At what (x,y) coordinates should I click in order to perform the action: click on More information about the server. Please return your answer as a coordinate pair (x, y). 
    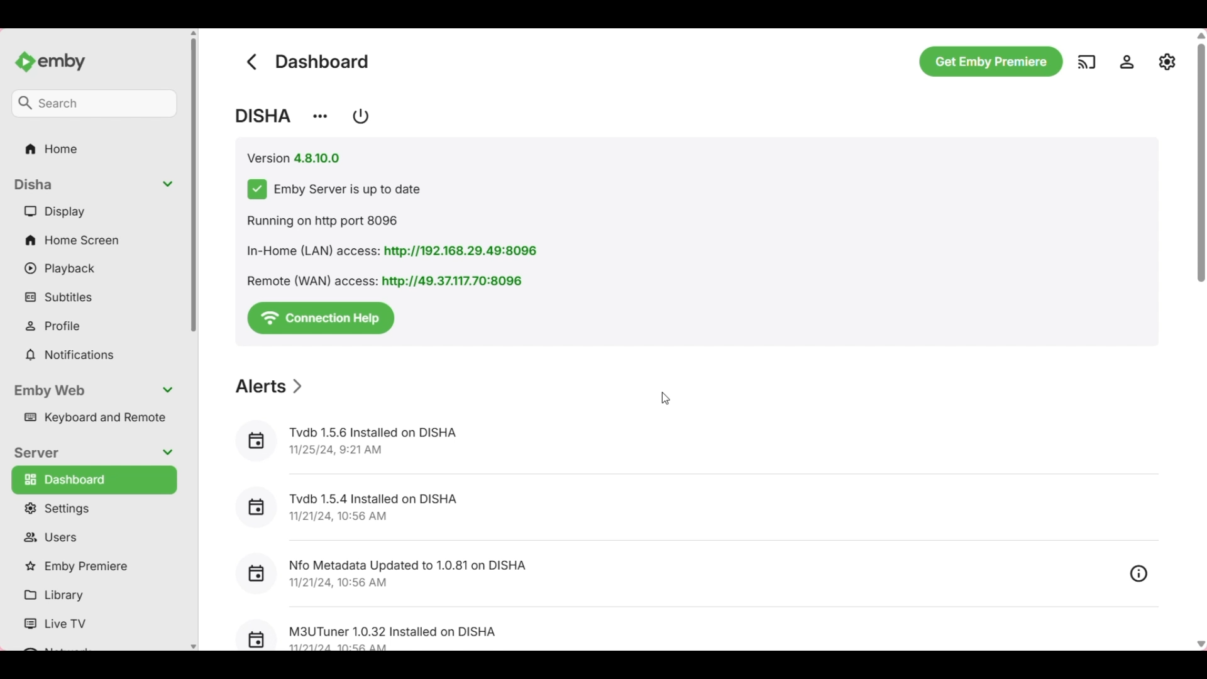
    Looking at the image, I should click on (395, 251).